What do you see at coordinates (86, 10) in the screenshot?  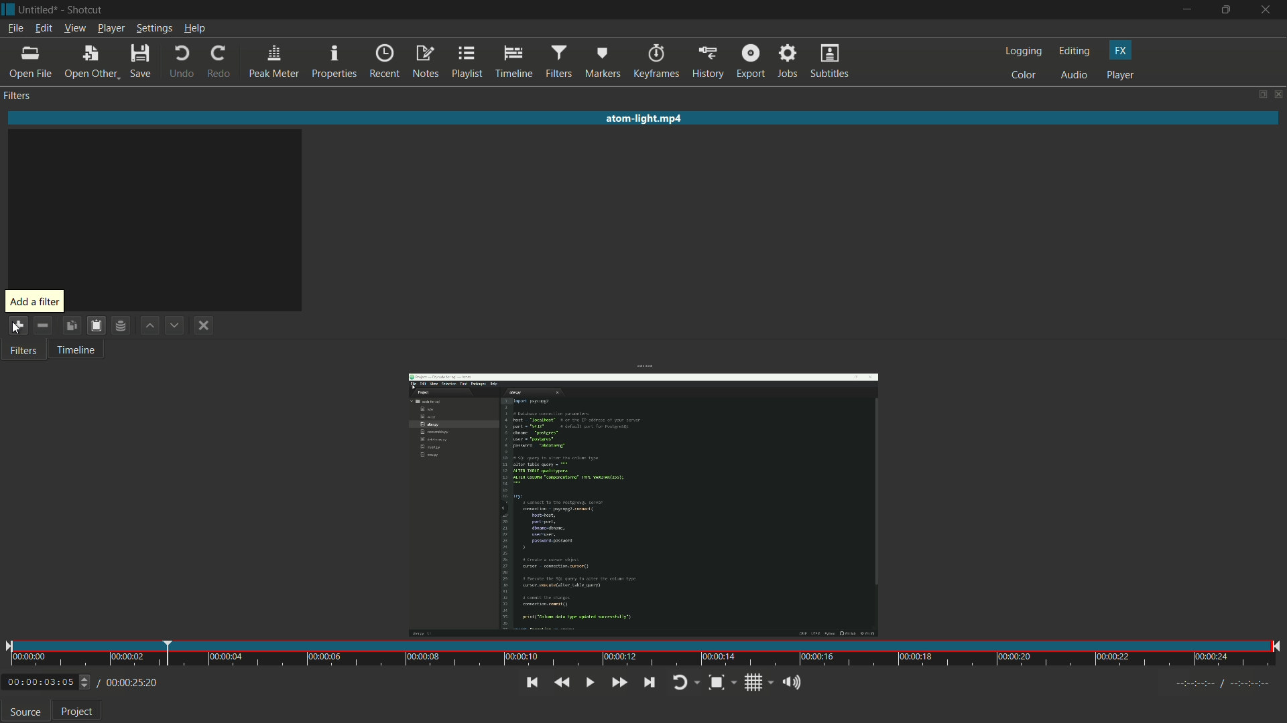 I see `app name` at bounding box center [86, 10].